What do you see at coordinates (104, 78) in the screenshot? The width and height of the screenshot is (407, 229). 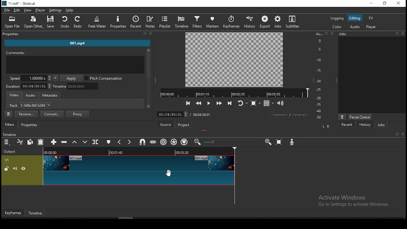 I see `pitch compensation` at bounding box center [104, 78].